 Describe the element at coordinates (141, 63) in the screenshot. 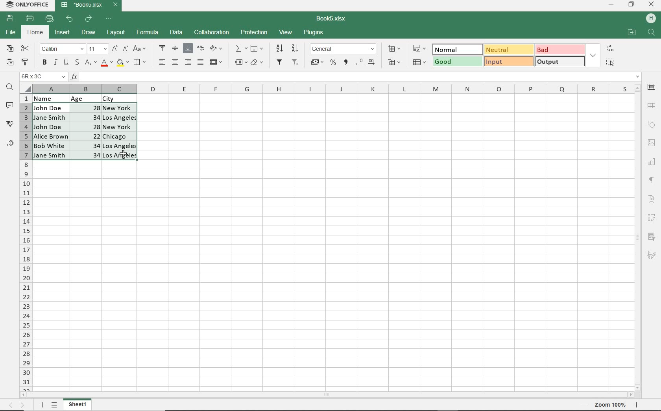

I see `BORDERS` at that location.